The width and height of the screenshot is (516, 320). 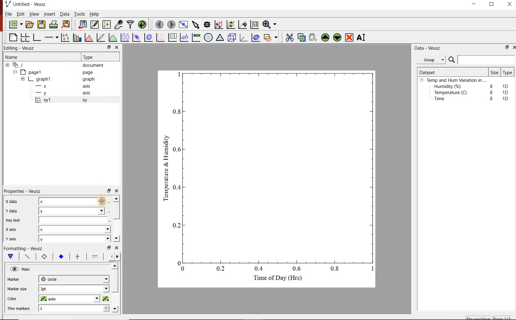 I want to click on fill 1, so click(x=96, y=257).